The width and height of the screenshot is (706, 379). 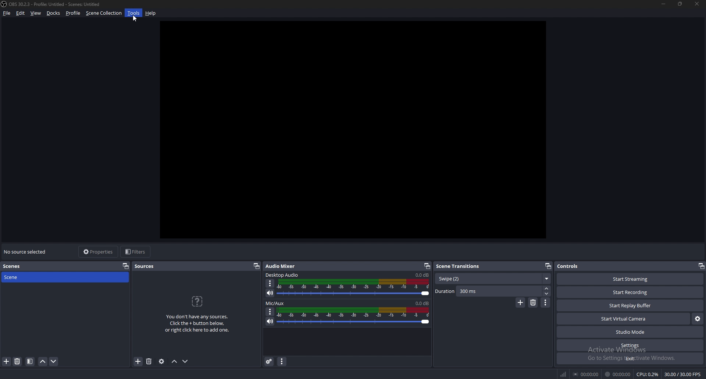 I want to click on network, so click(x=563, y=375).